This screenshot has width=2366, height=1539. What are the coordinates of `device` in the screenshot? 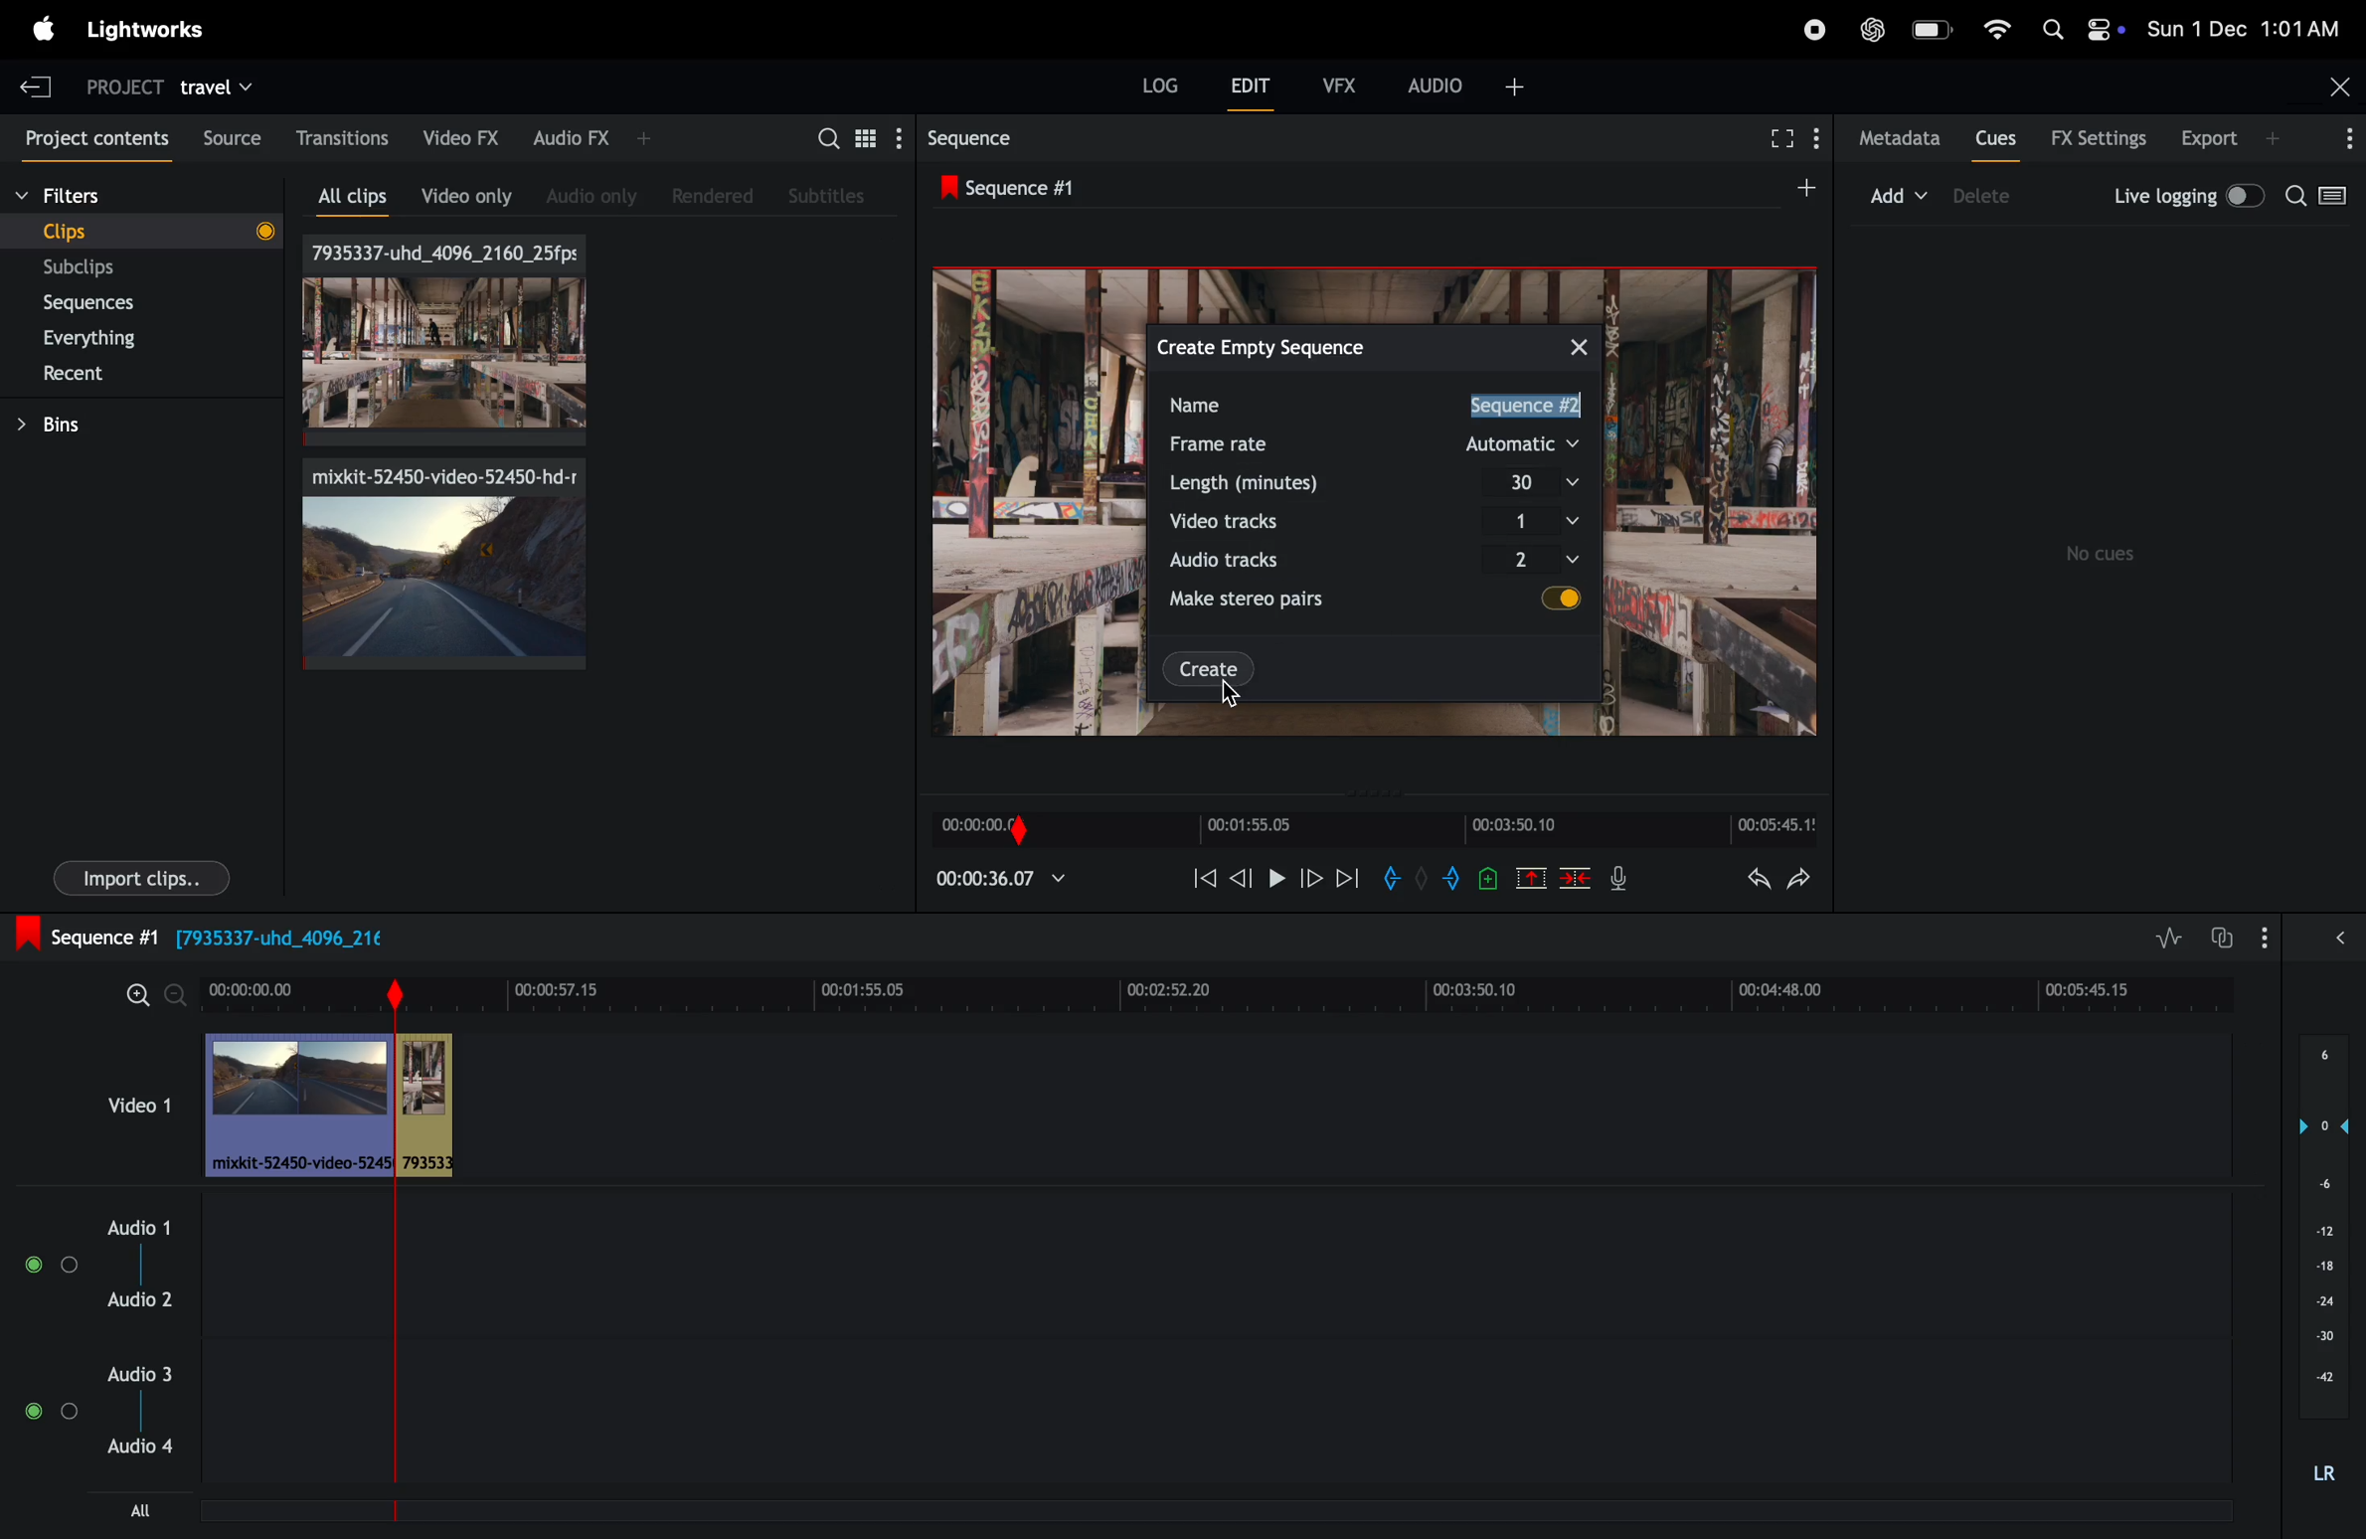 It's located at (1985, 194).